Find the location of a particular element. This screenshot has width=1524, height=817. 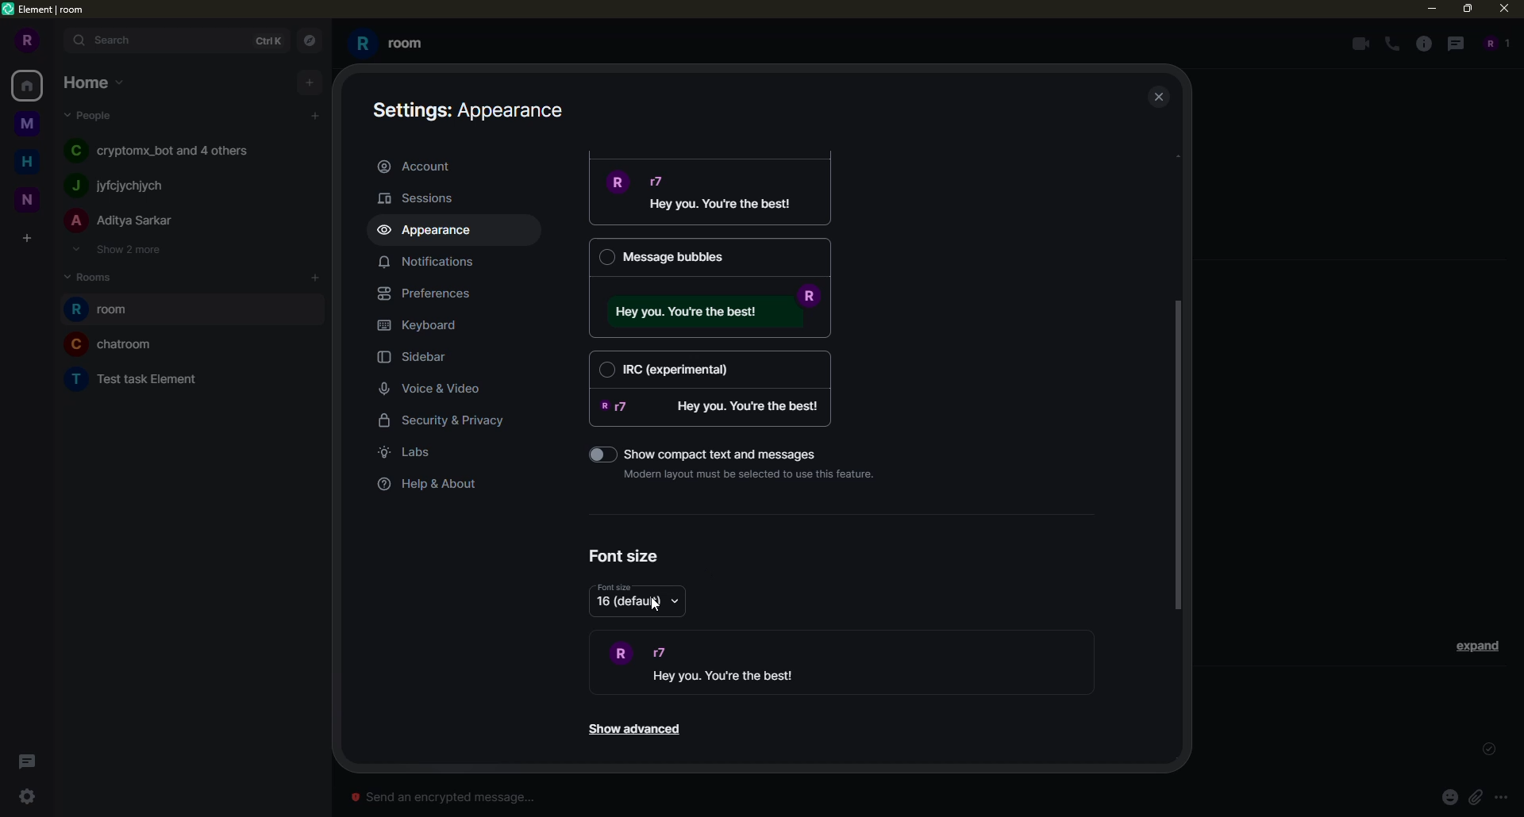

profile is located at coordinates (25, 40).